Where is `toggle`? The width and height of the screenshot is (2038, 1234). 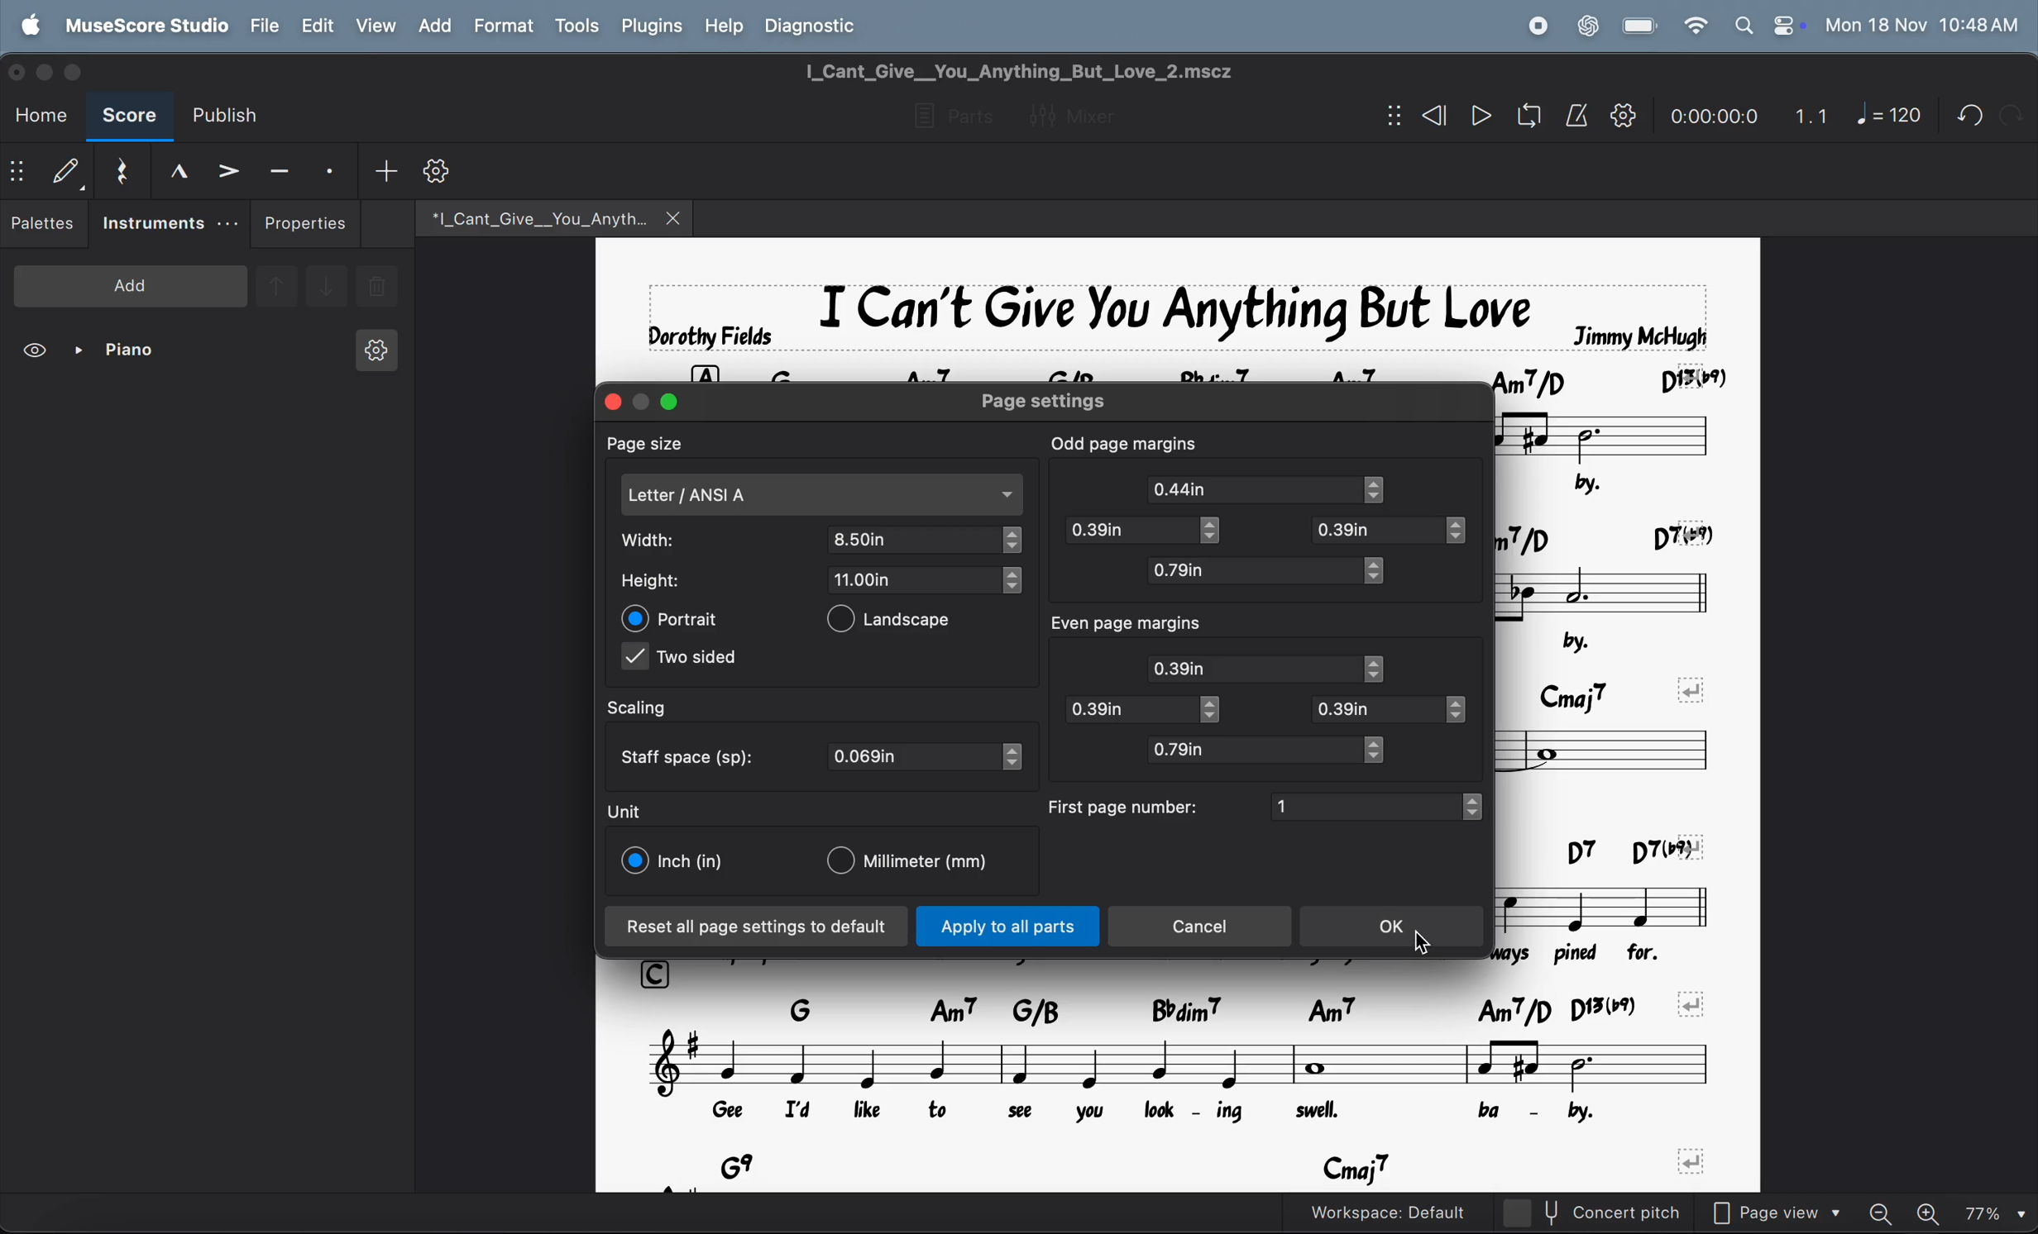
toggle is located at coordinates (1459, 712).